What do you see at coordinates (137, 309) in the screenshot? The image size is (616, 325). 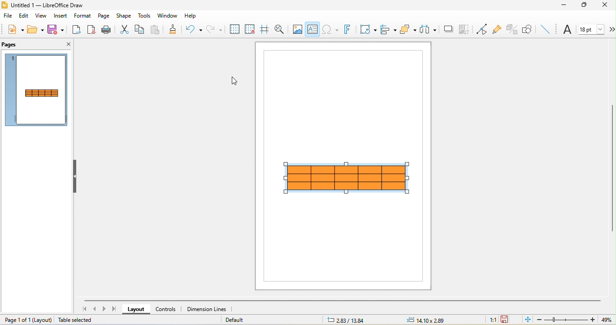 I see `layout` at bounding box center [137, 309].